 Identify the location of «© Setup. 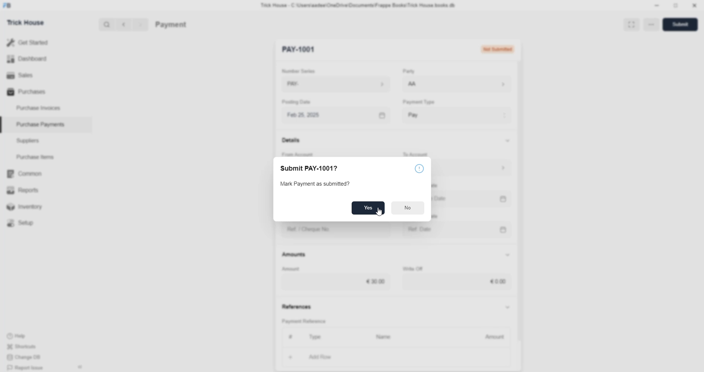
(23, 223).